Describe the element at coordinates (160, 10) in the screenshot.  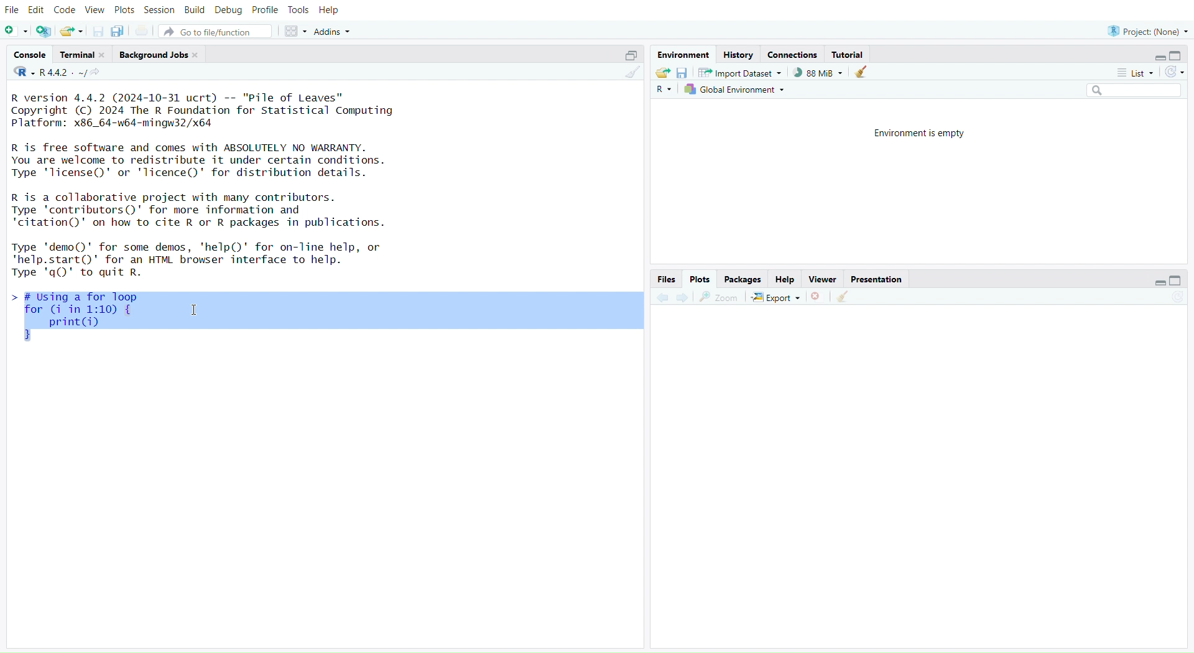
I see `sessions` at that location.